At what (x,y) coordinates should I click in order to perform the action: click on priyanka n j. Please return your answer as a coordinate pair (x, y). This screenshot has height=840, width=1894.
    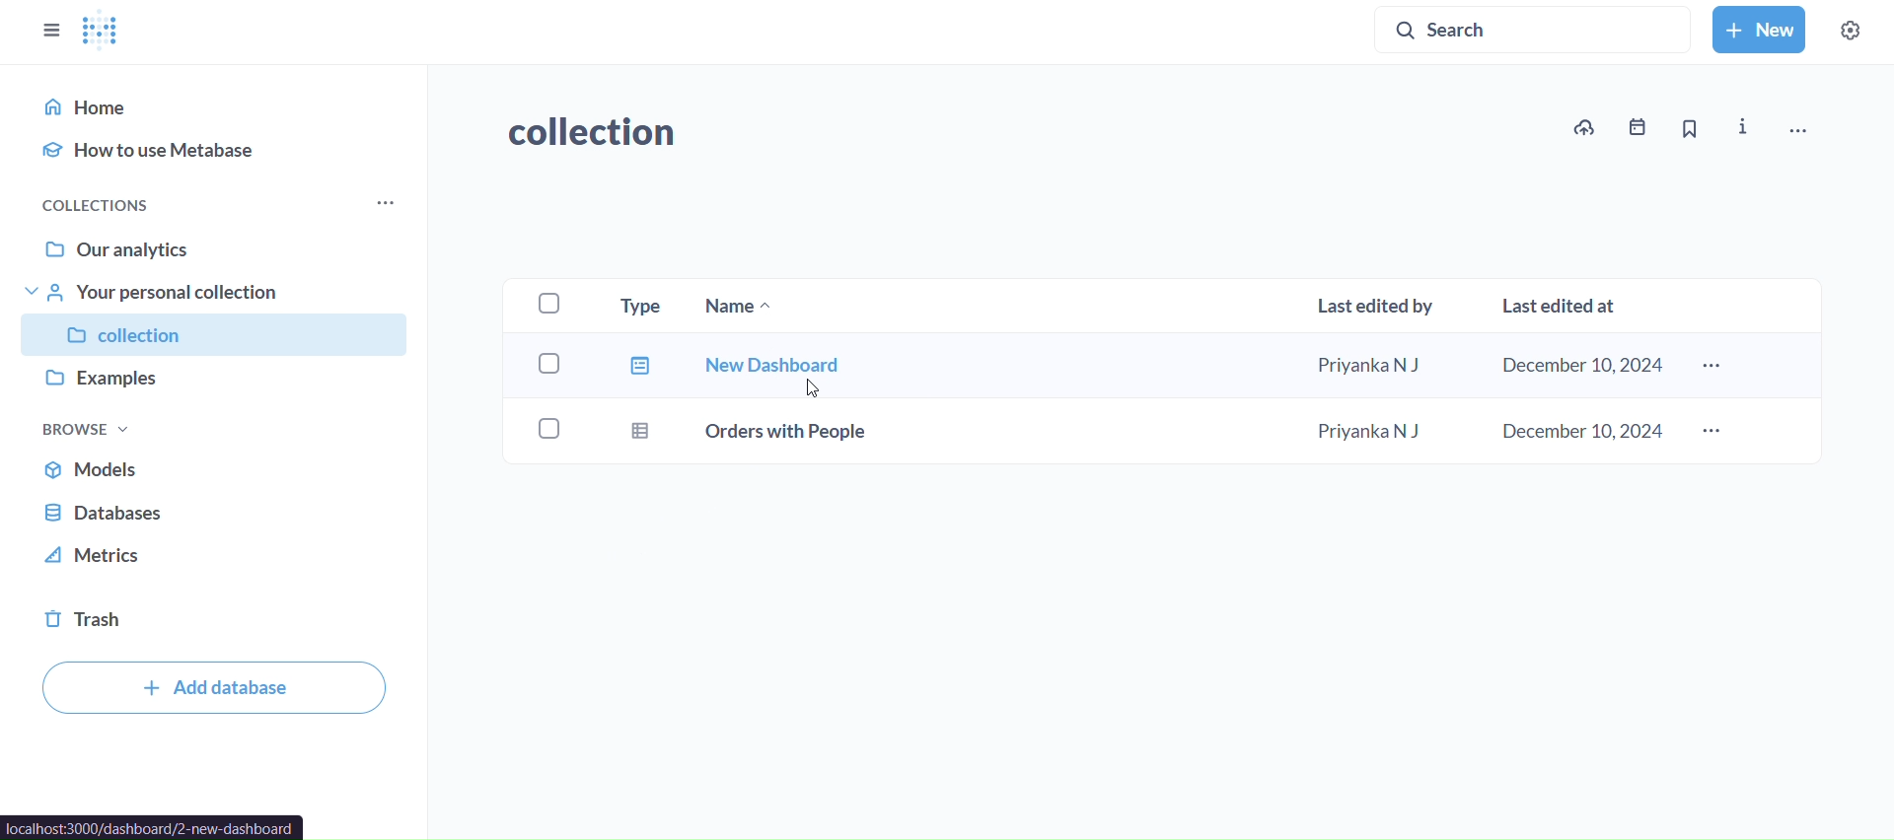
    Looking at the image, I should click on (1368, 435).